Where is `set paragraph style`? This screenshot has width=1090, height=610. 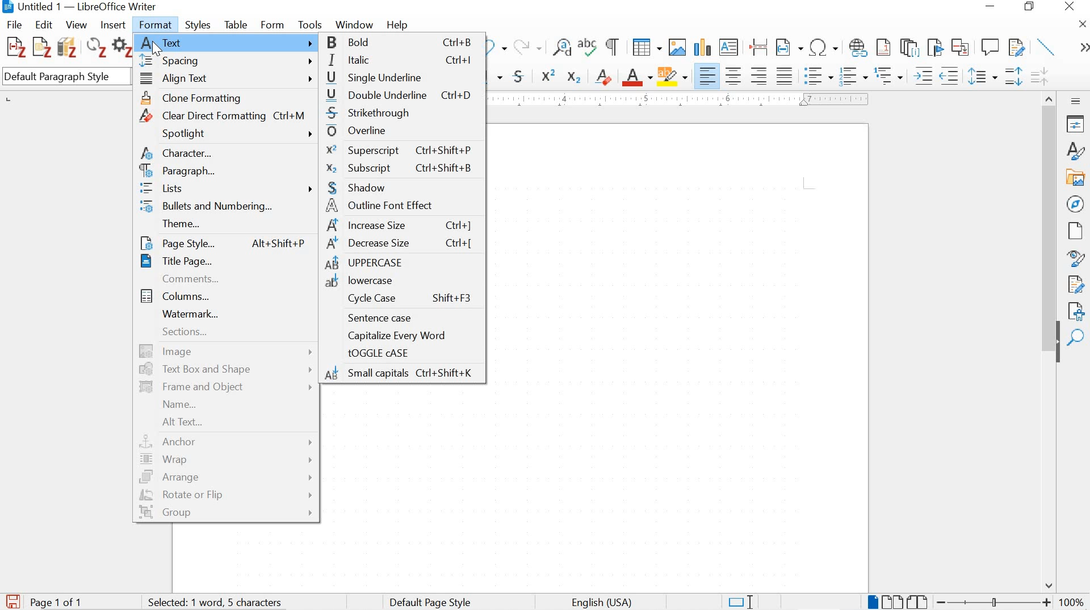
set paragraph style is located at coordinates (67, 78).